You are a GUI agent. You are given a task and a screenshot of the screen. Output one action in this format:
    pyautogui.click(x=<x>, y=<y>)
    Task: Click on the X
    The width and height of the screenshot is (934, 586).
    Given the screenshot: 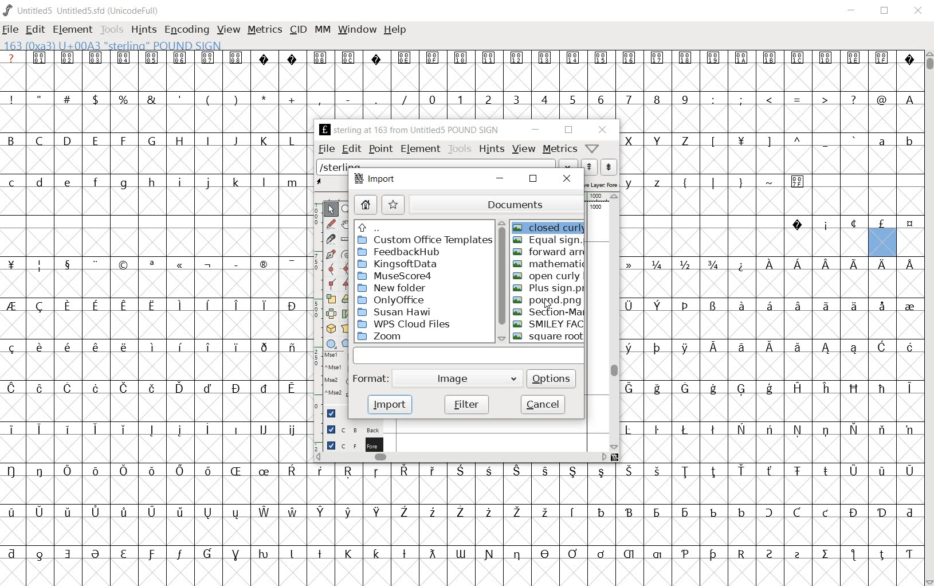 What is the action you would take?
    pyautogui.click(x=631, y=140)
    